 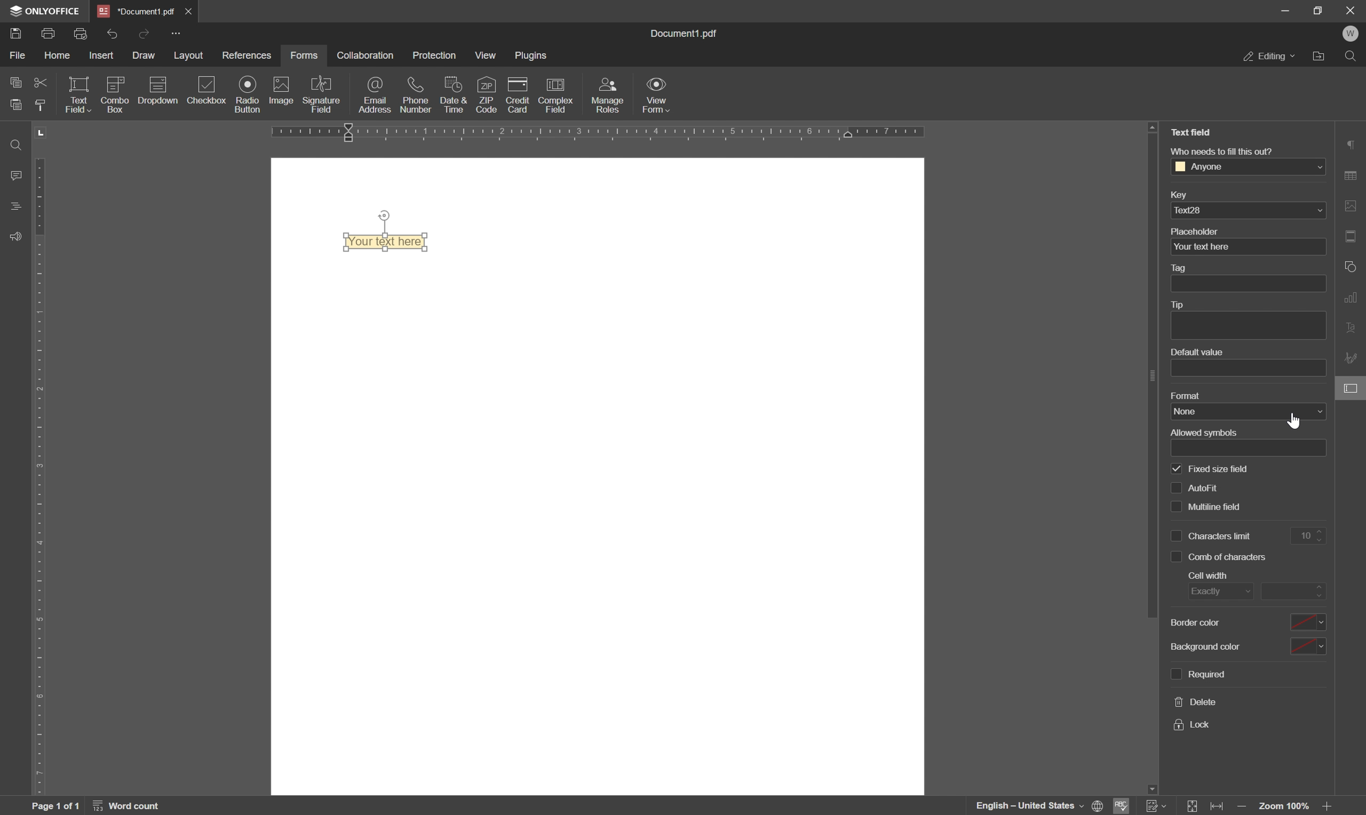 What do you see at coordinates (1248, 167) in the screenshot?
I see `Anyone` at bounding box center [1248, 167].